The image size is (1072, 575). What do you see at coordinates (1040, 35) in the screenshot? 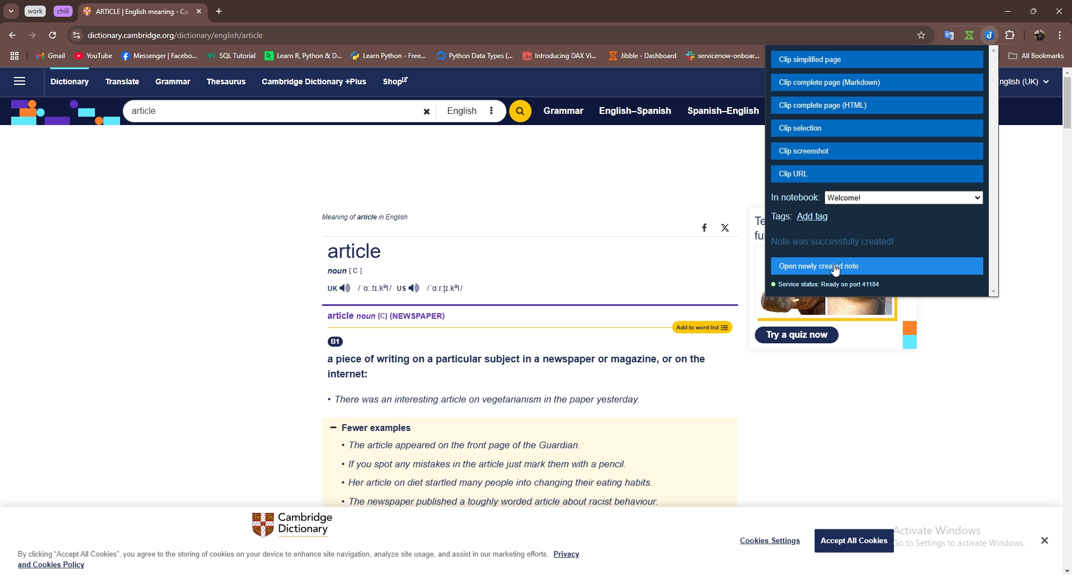
I see `profile` at bounding box center [1040, 35].